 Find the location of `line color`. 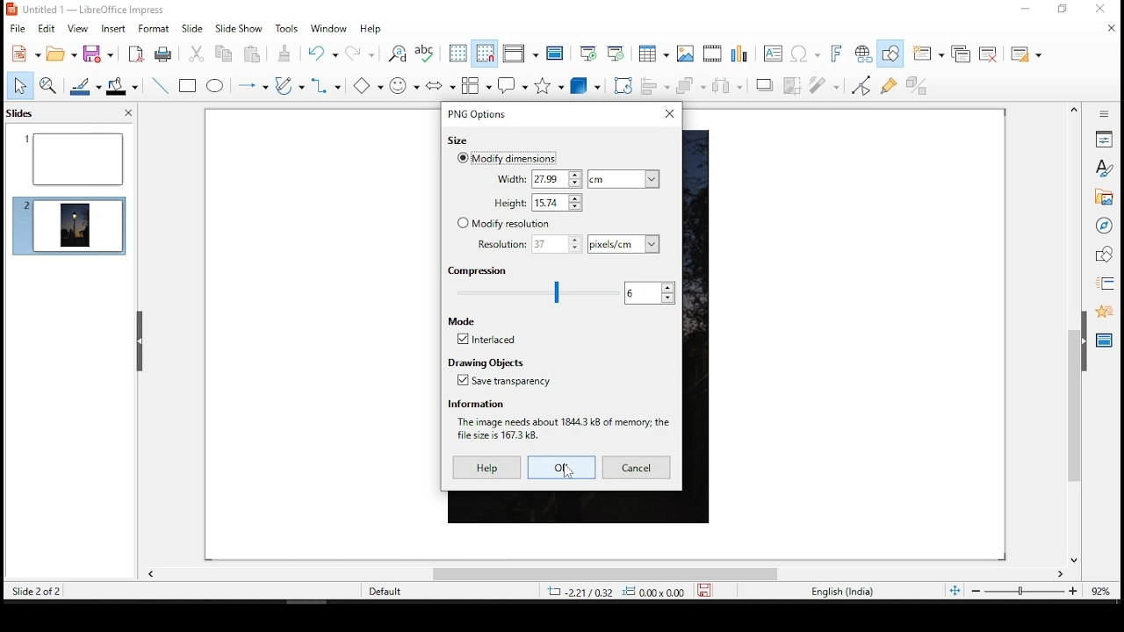

line color is located at coordinates (83, 86).